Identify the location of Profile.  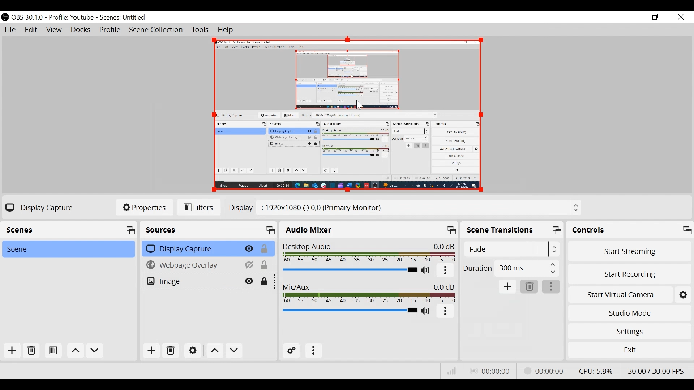
(110, 30).